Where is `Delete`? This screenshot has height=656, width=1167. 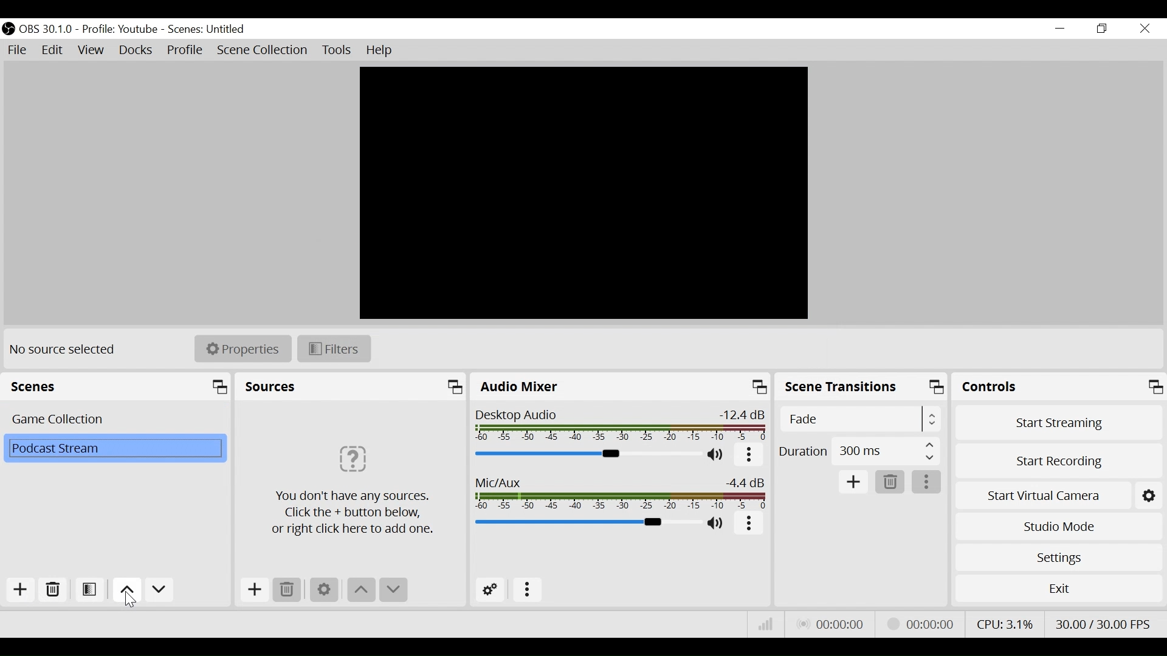
Delete is located at coordinates (286, 589).